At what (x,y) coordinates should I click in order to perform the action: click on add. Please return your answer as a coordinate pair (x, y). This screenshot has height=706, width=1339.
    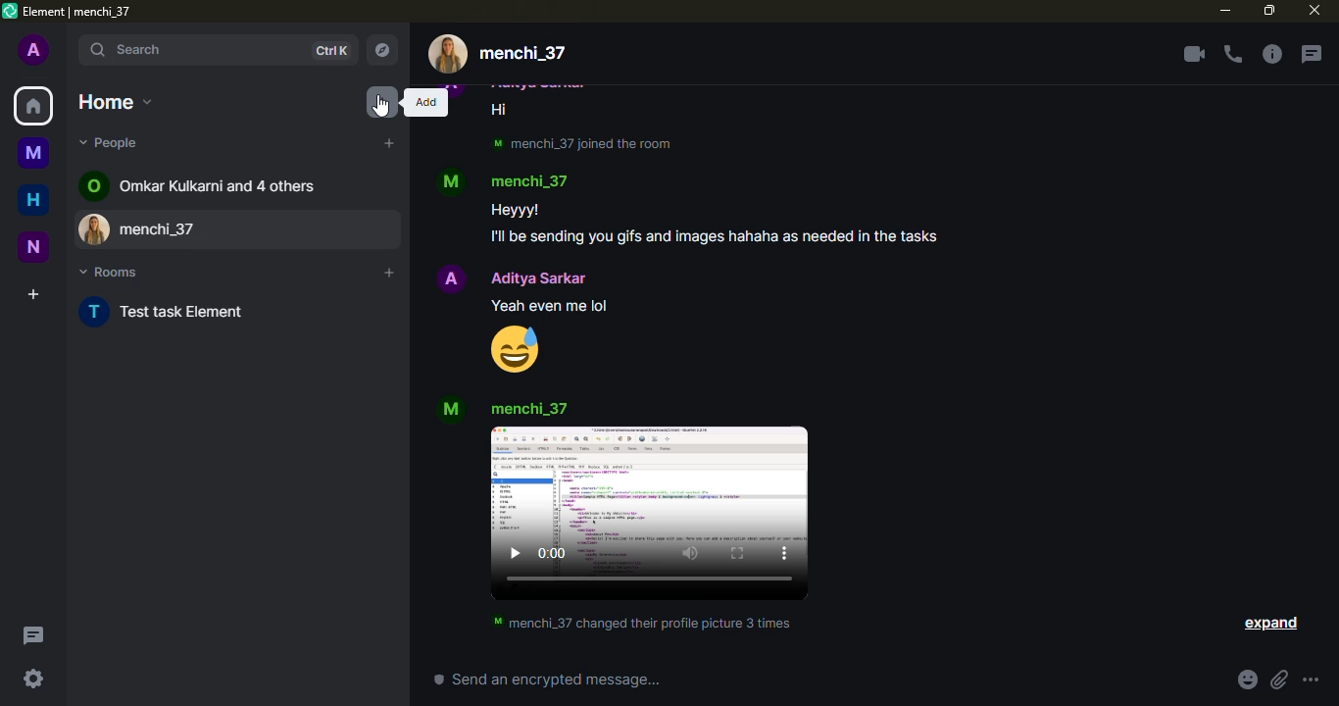
    Looking at the image, I should click on (388, 273).